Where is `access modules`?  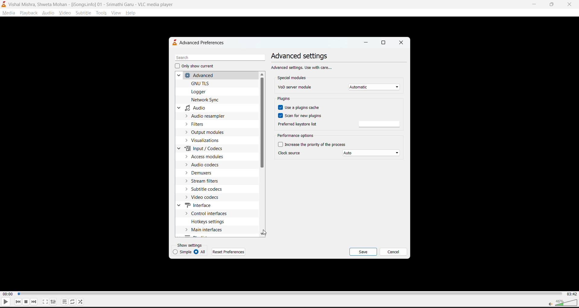 access modules is located at coordinates (208, 157).